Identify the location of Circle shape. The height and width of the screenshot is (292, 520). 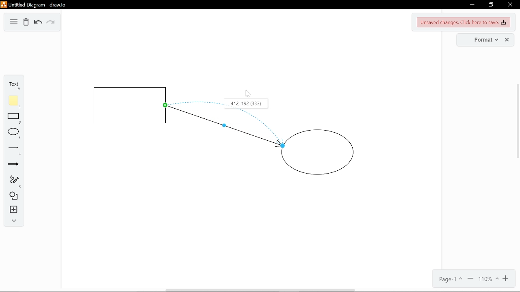
(320, 152).